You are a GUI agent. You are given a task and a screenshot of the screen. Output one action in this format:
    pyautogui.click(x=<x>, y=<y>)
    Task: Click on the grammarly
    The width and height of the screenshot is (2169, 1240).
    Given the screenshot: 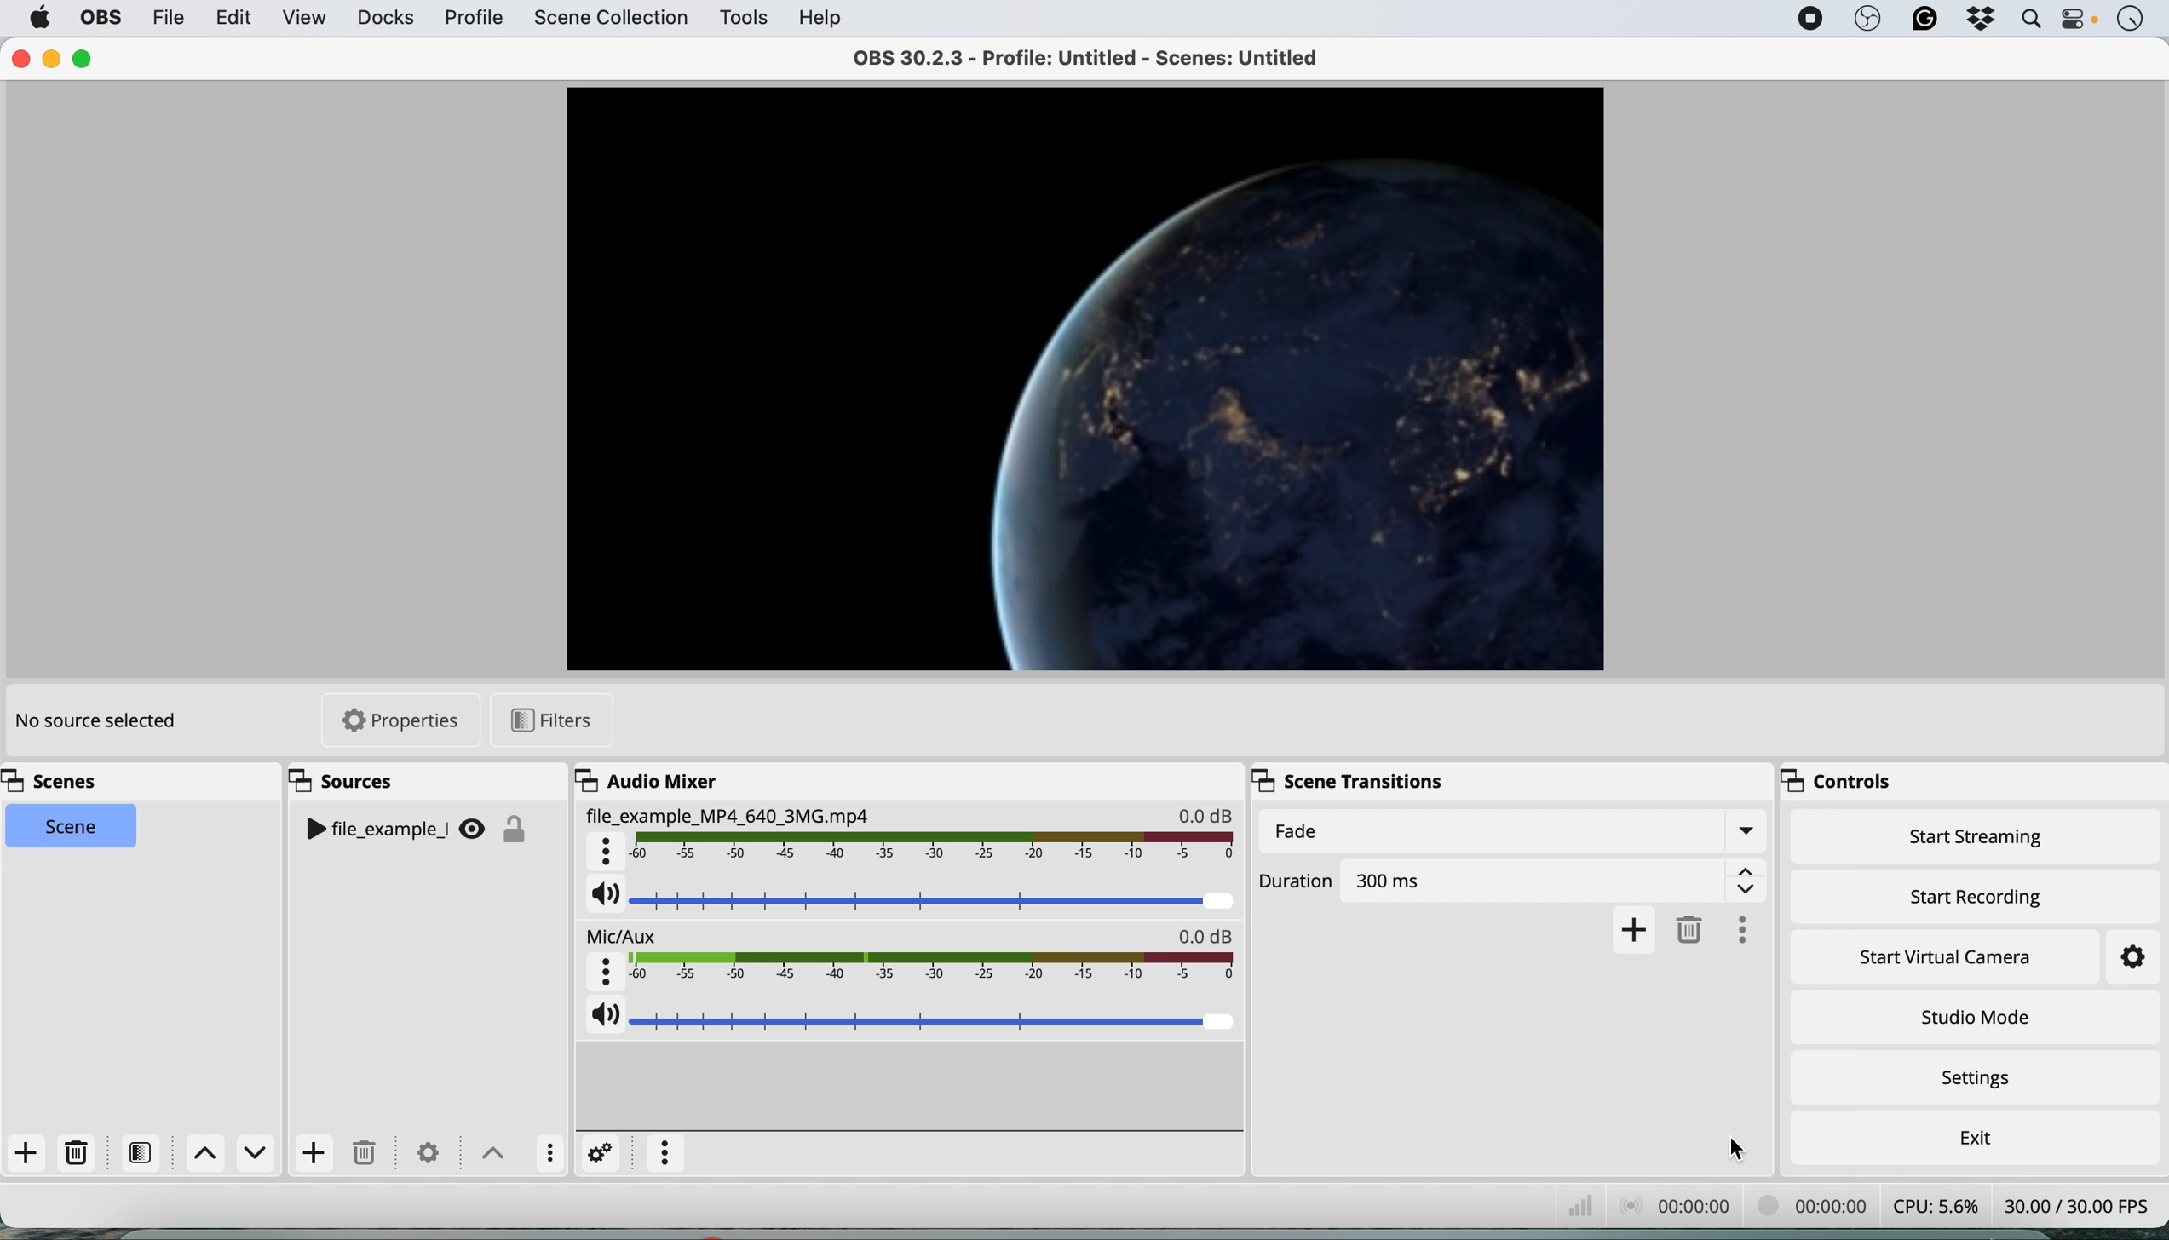 What is the action you would take?
    pyautogui.click(x=1923, y=20)
    